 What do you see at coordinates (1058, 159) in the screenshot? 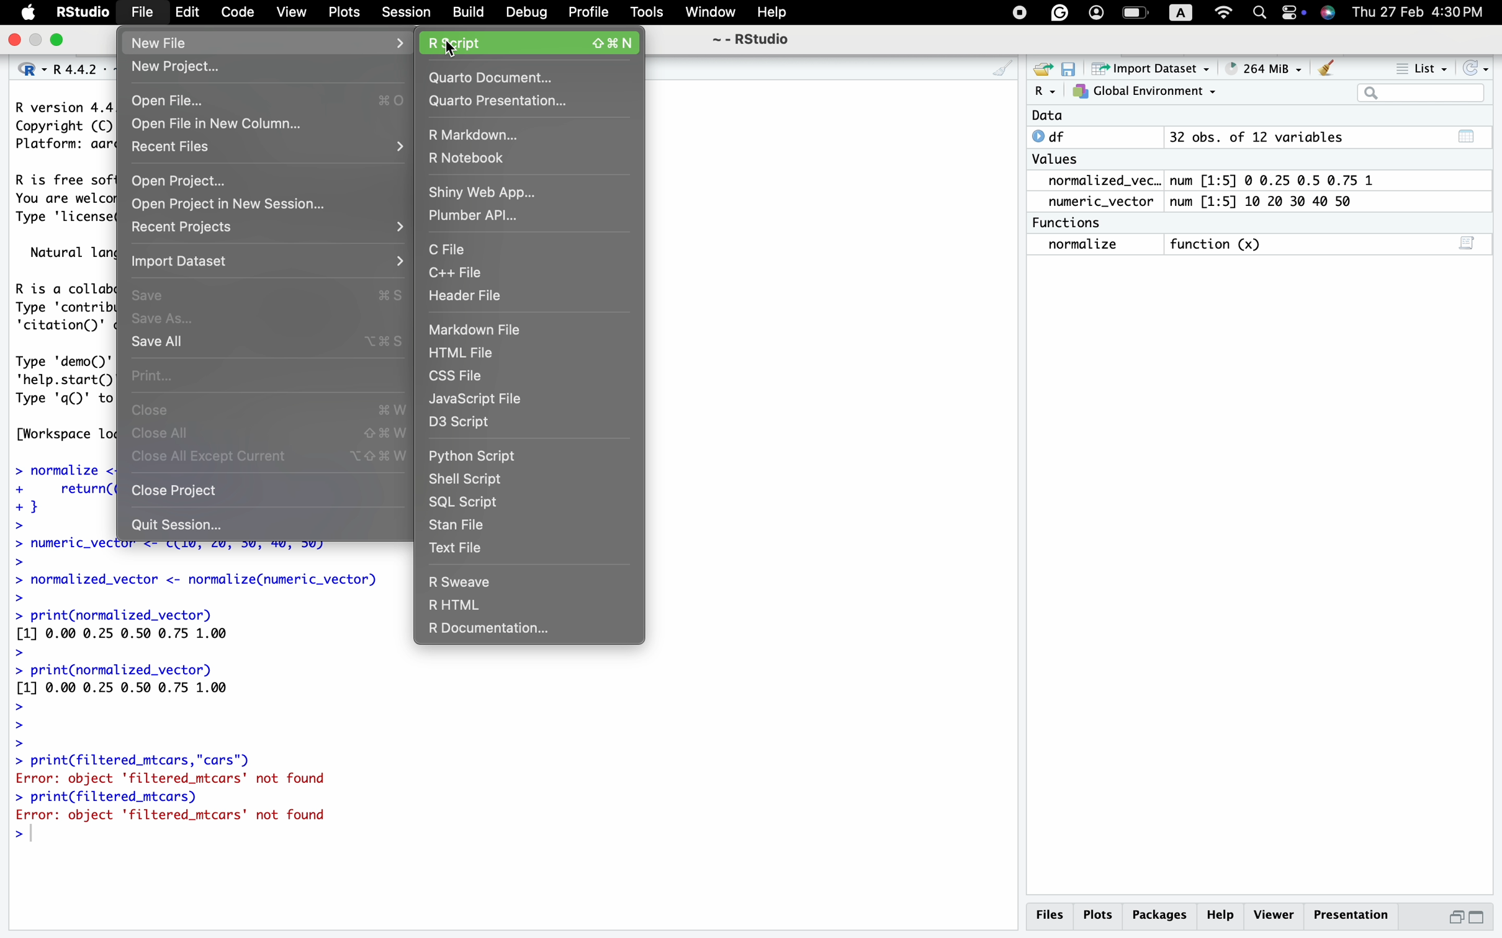
I see `values` at bounding box center [1058, 159].